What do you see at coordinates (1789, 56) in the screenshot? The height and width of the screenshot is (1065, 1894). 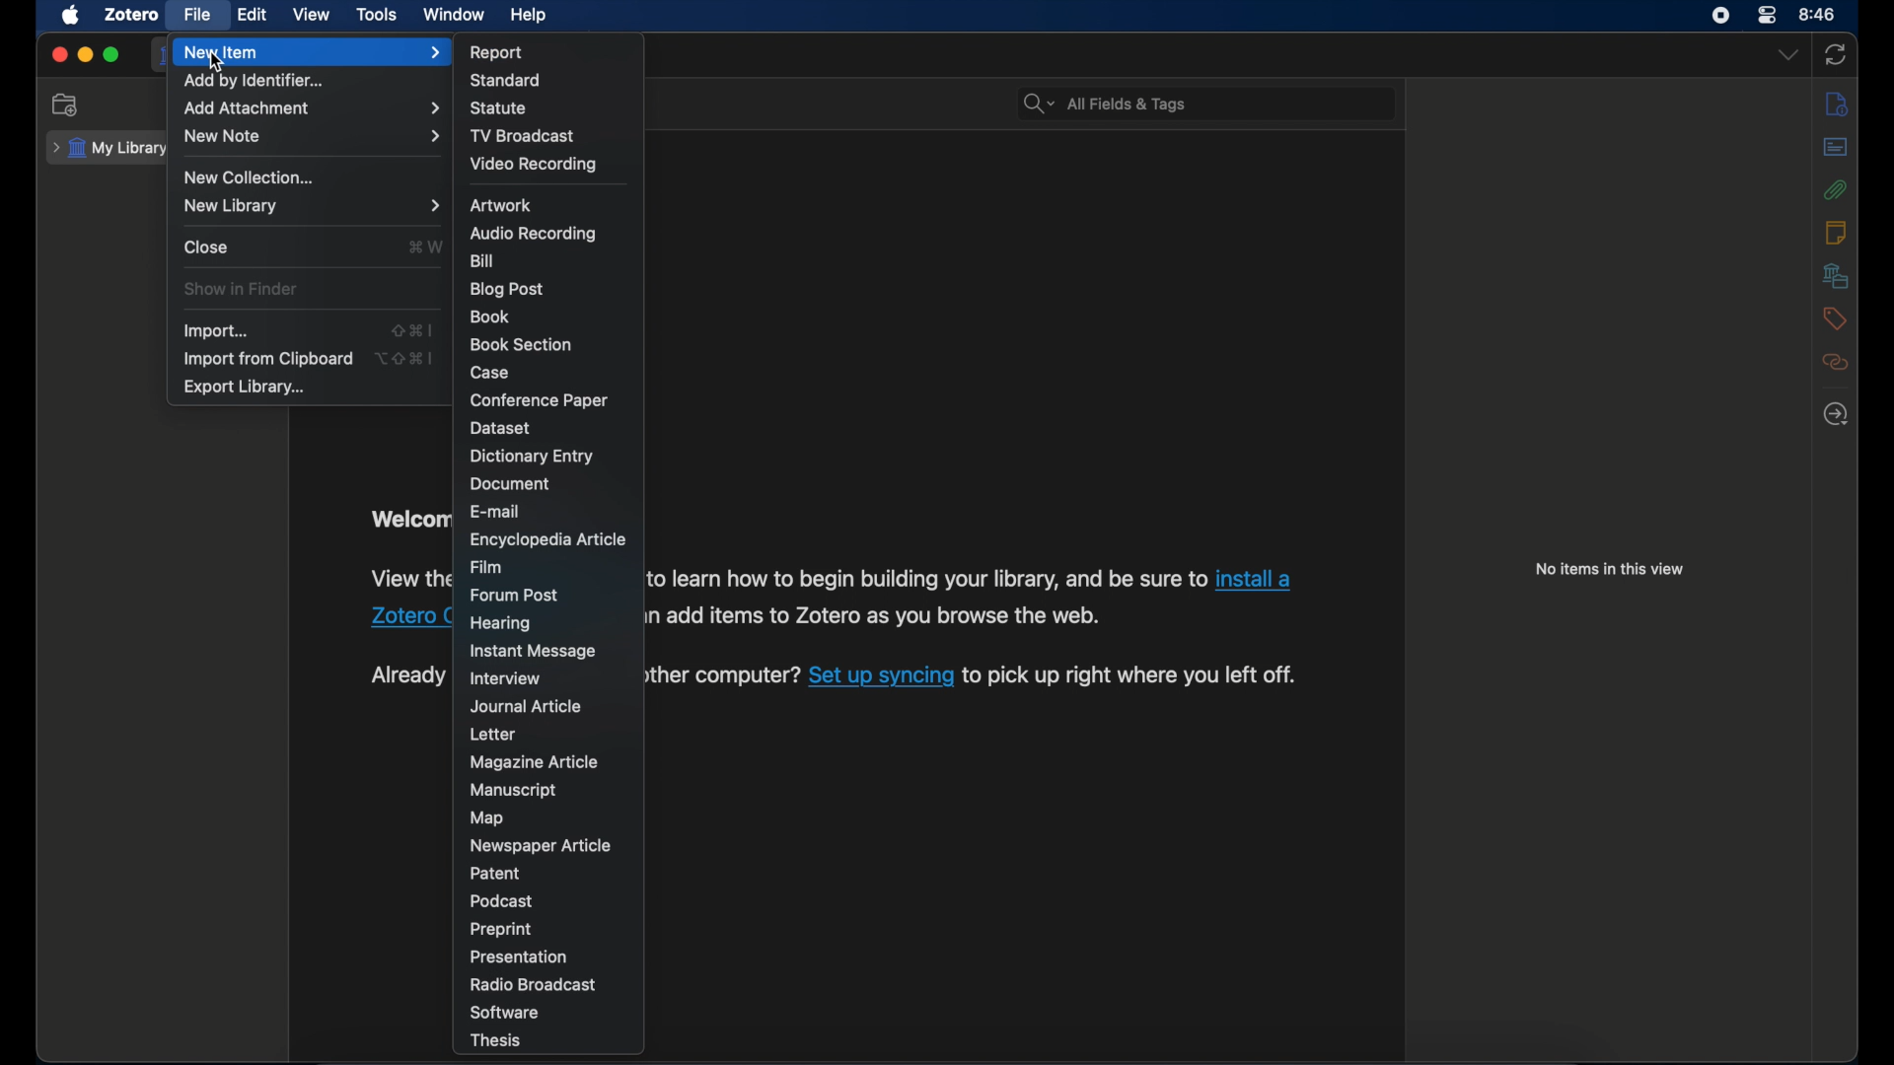 I see `dropdown` at bounding box center [1789, 56].